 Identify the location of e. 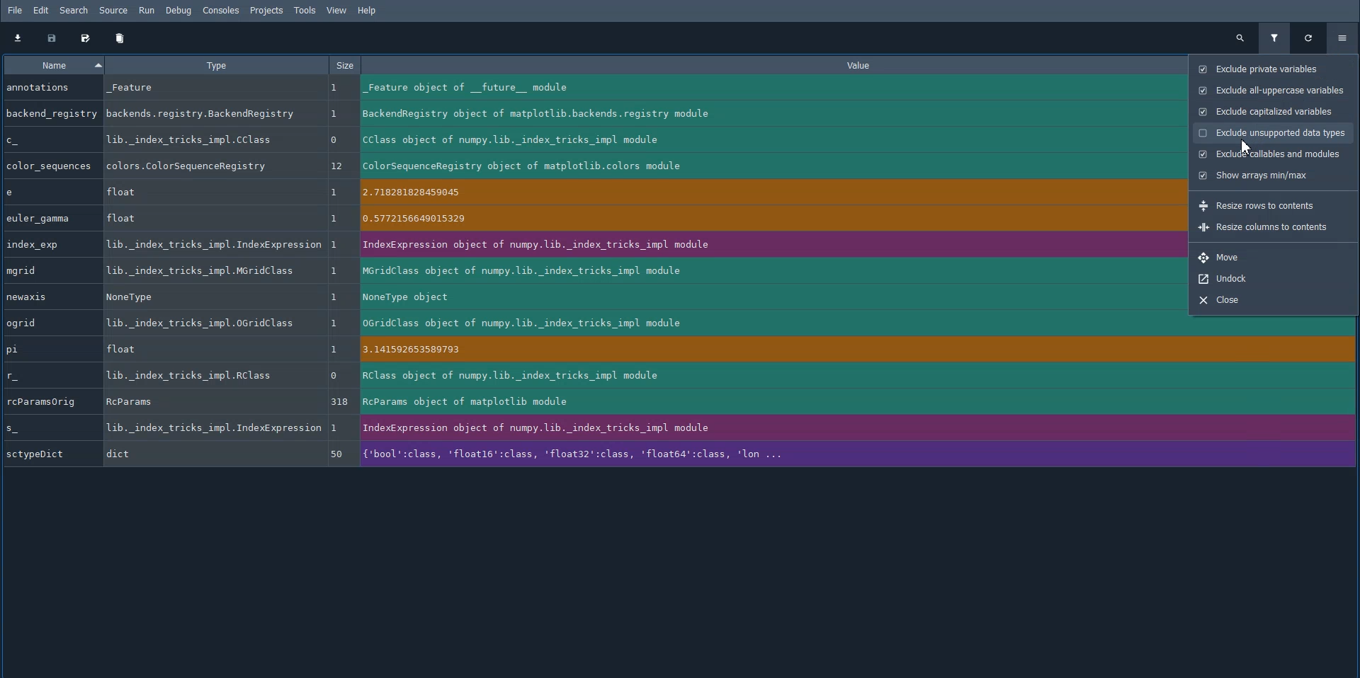
(45, 193).